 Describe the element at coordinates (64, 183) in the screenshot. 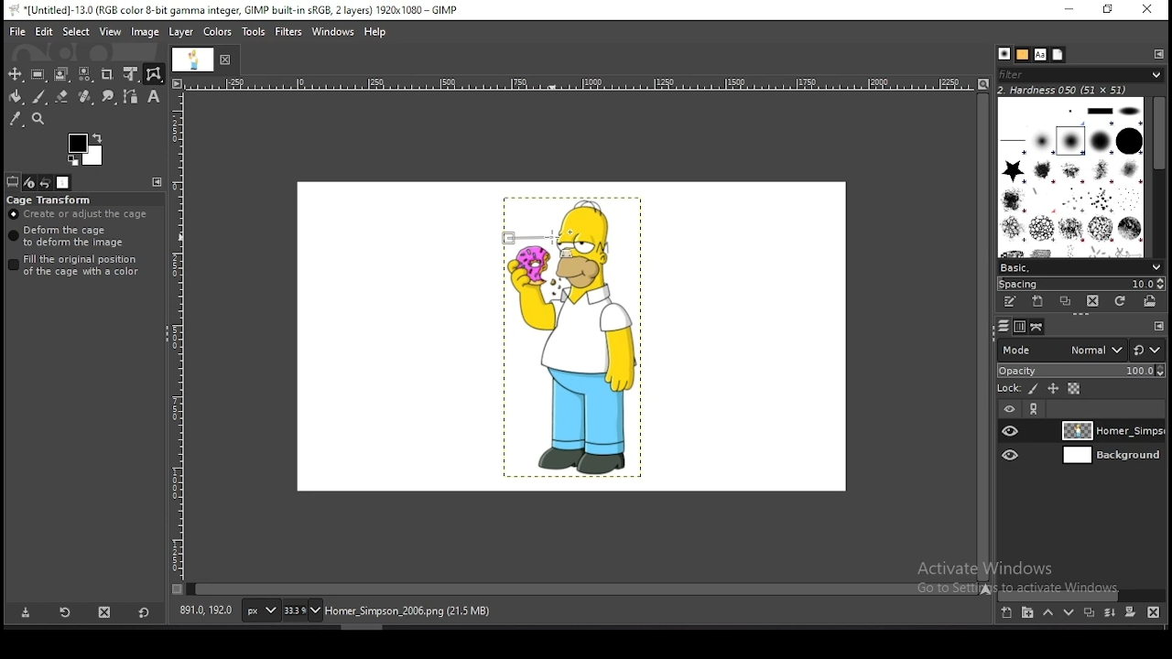

I see `images` at that location.